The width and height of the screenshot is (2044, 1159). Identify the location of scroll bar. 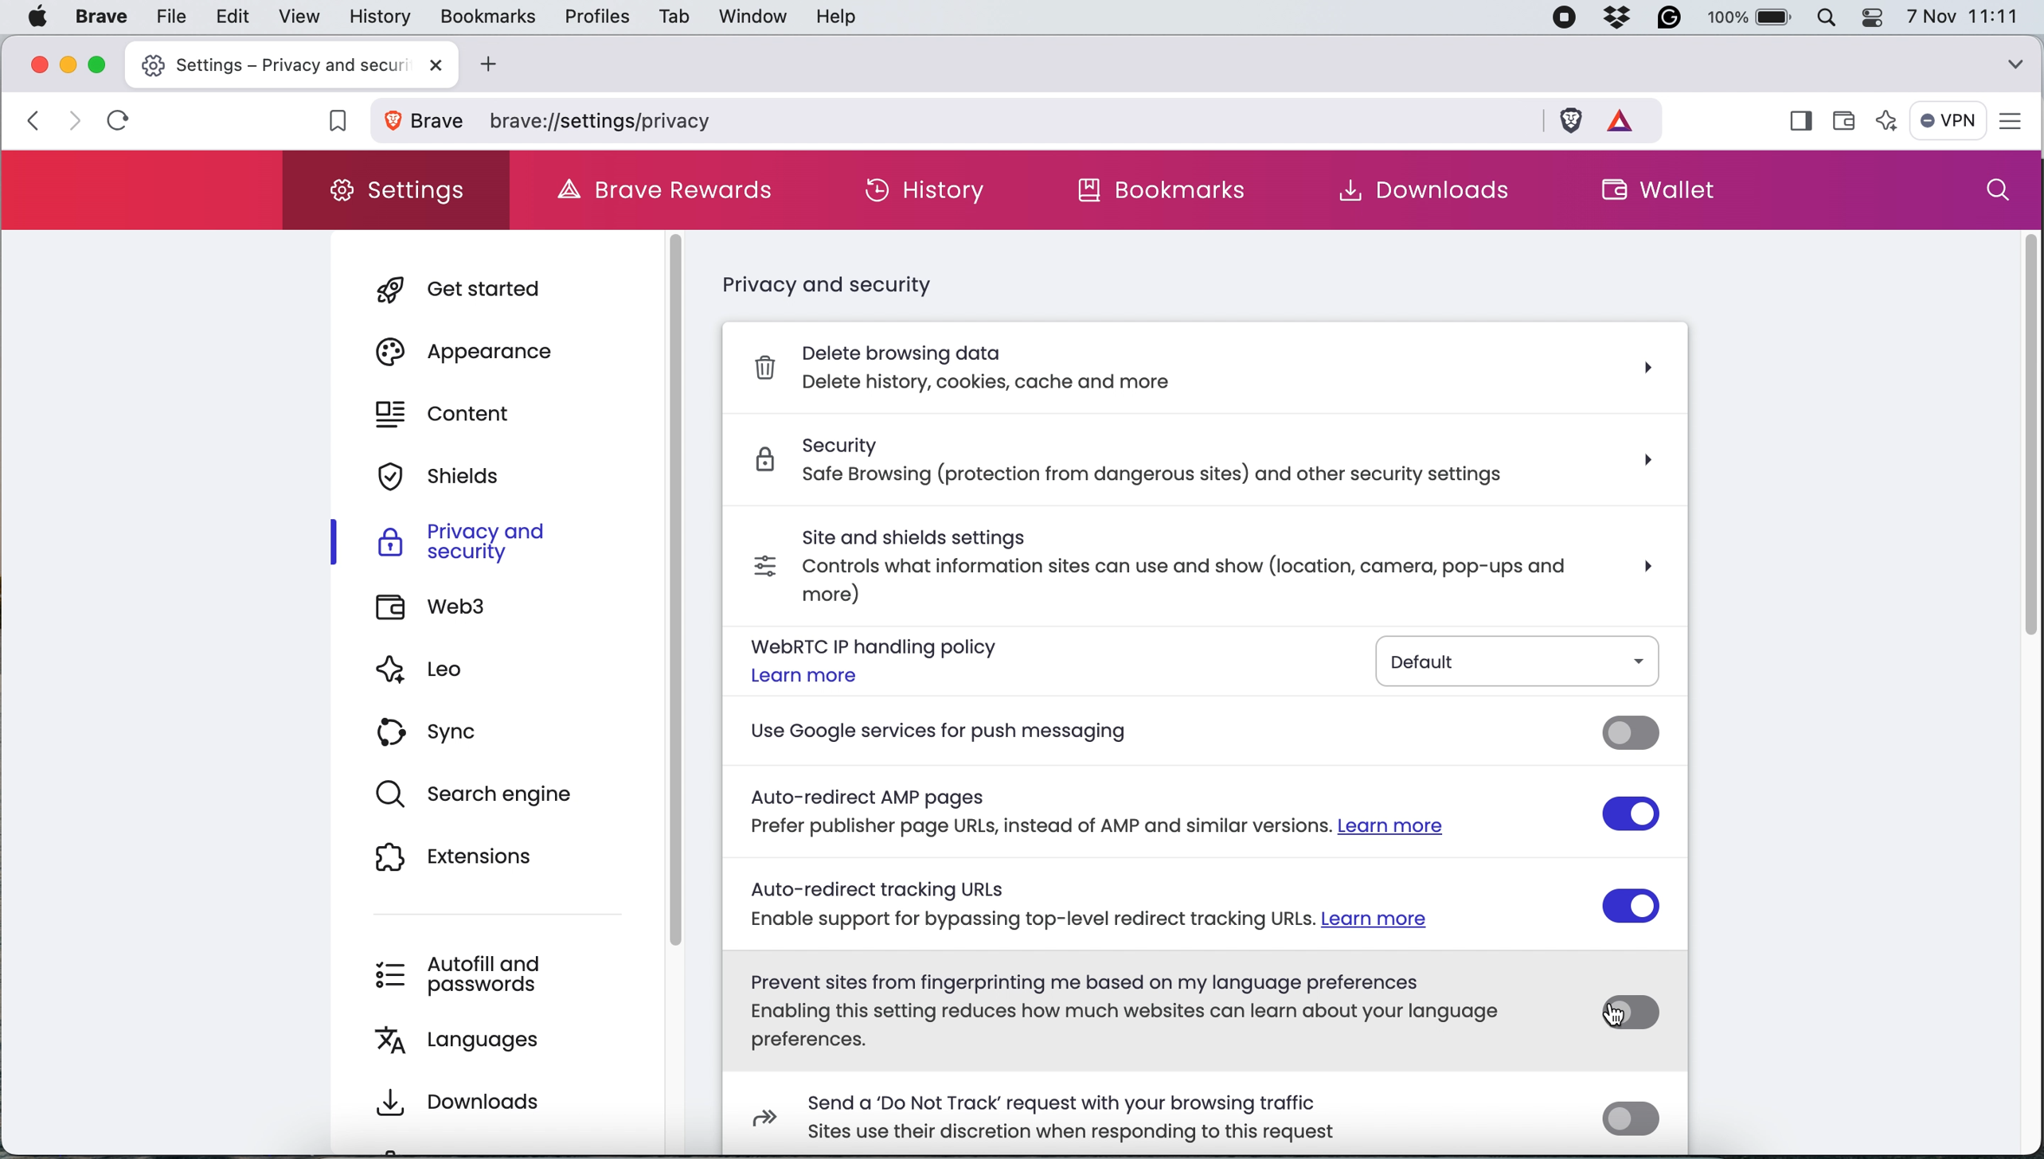
(687, 592).